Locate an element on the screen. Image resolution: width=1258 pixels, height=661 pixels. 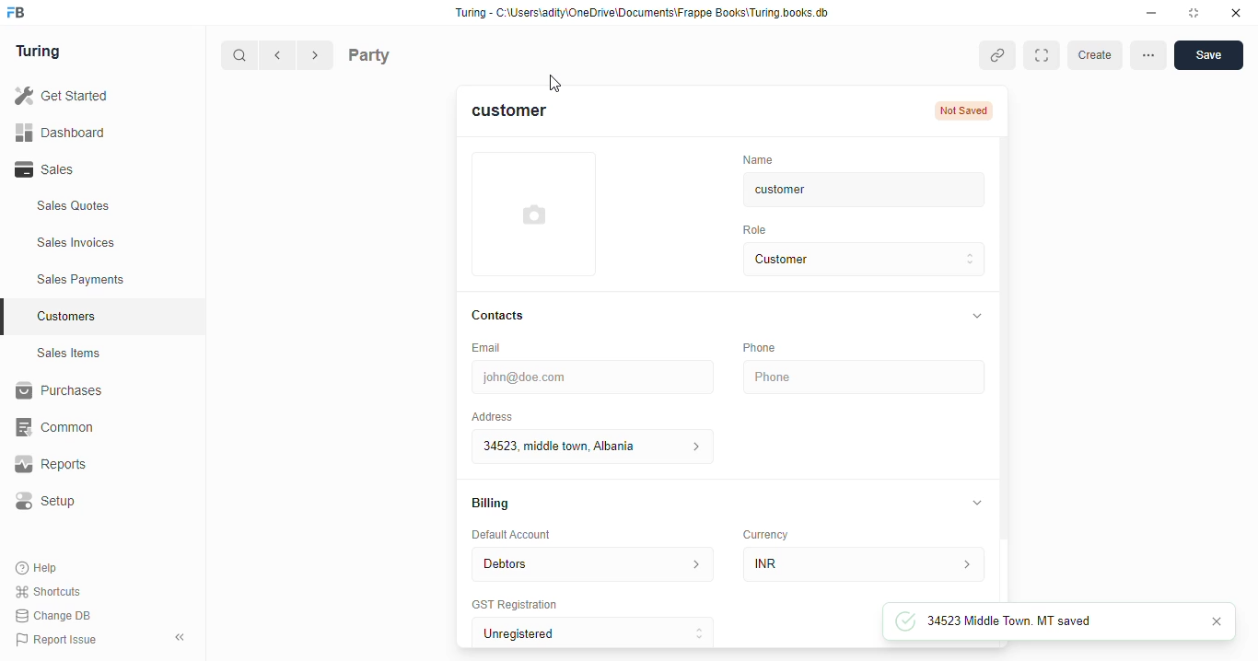
Debtors is located at coordinates (589, 562).